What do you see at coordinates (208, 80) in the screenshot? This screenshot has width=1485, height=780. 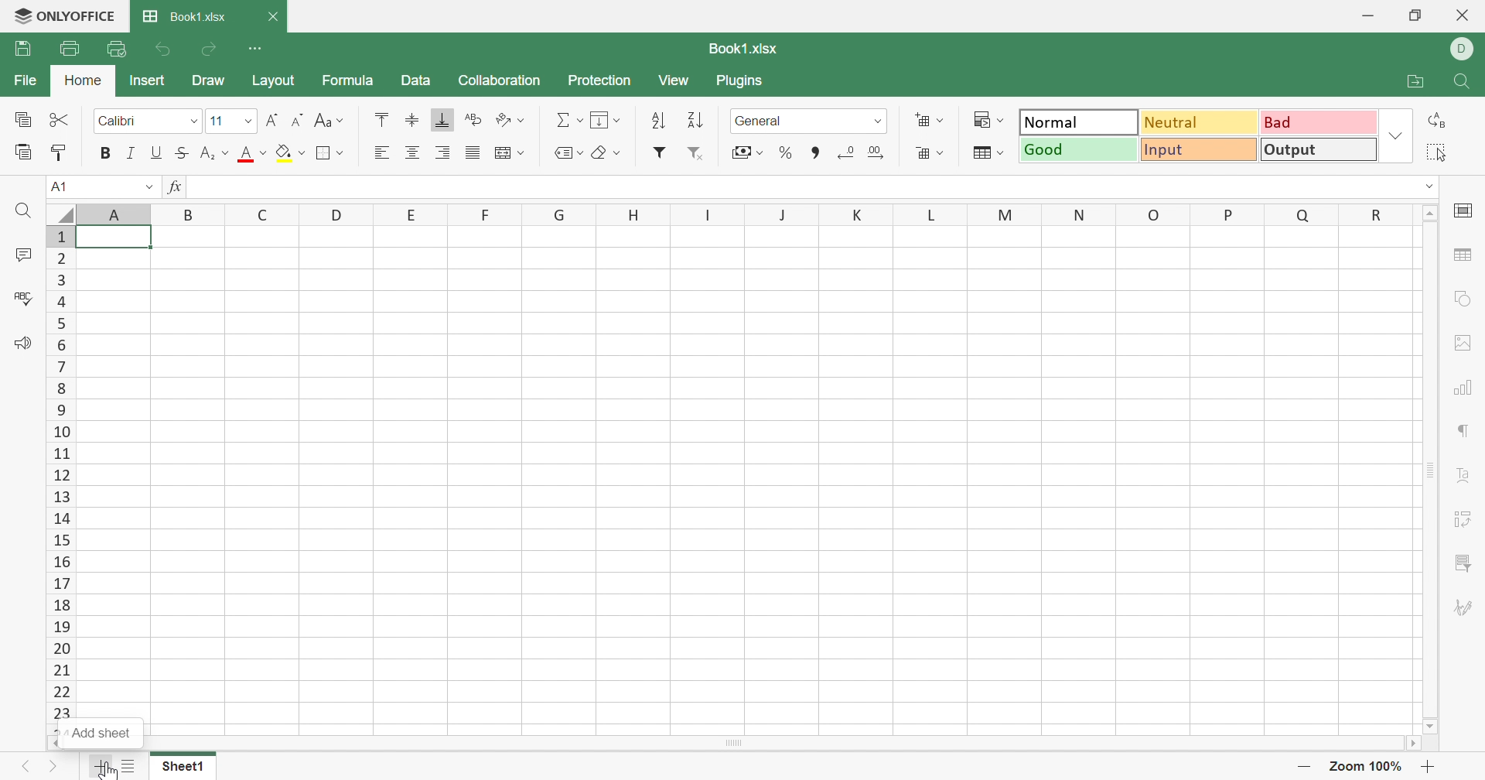 I see `Draw` at bounding box center [208, 80].